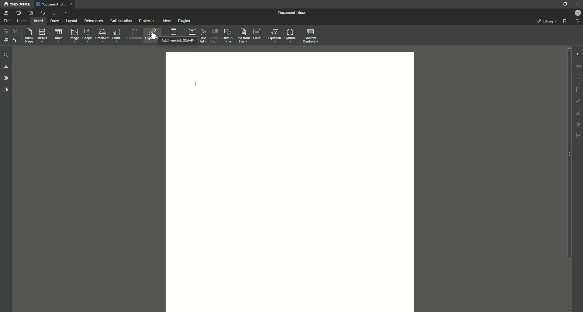 This screenshot has height=312, width=583. Describe the element at coordinates (116, 36) in the screenshot. I see `Chart` at that location.